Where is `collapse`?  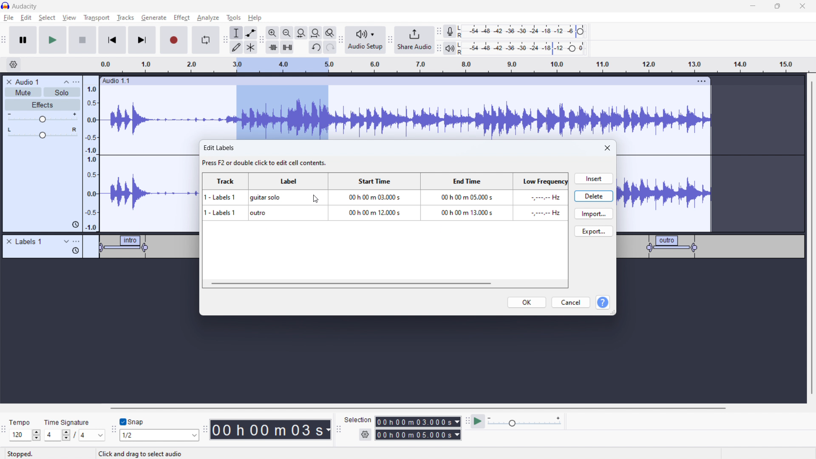
collapse is located at coordinates (66, 82).